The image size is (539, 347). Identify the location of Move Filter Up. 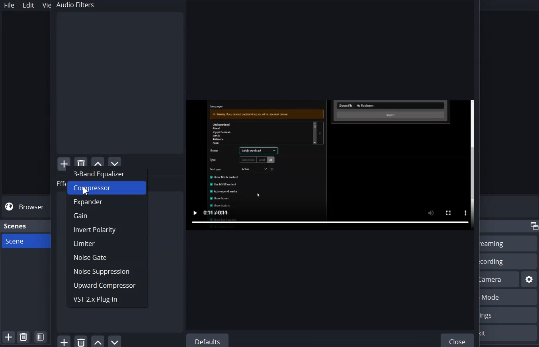
(98, 341).